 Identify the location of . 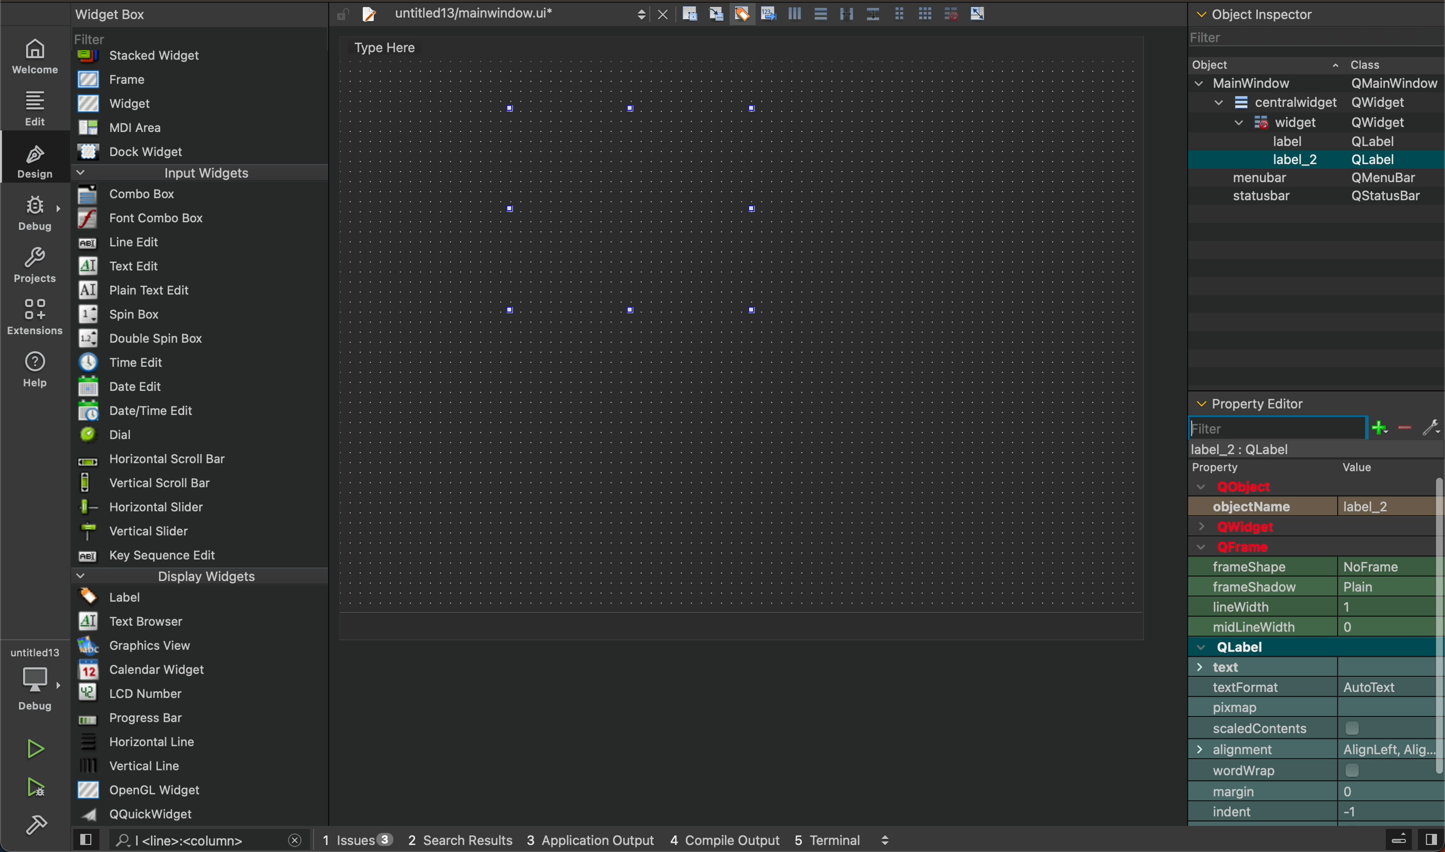
(1318, 667).